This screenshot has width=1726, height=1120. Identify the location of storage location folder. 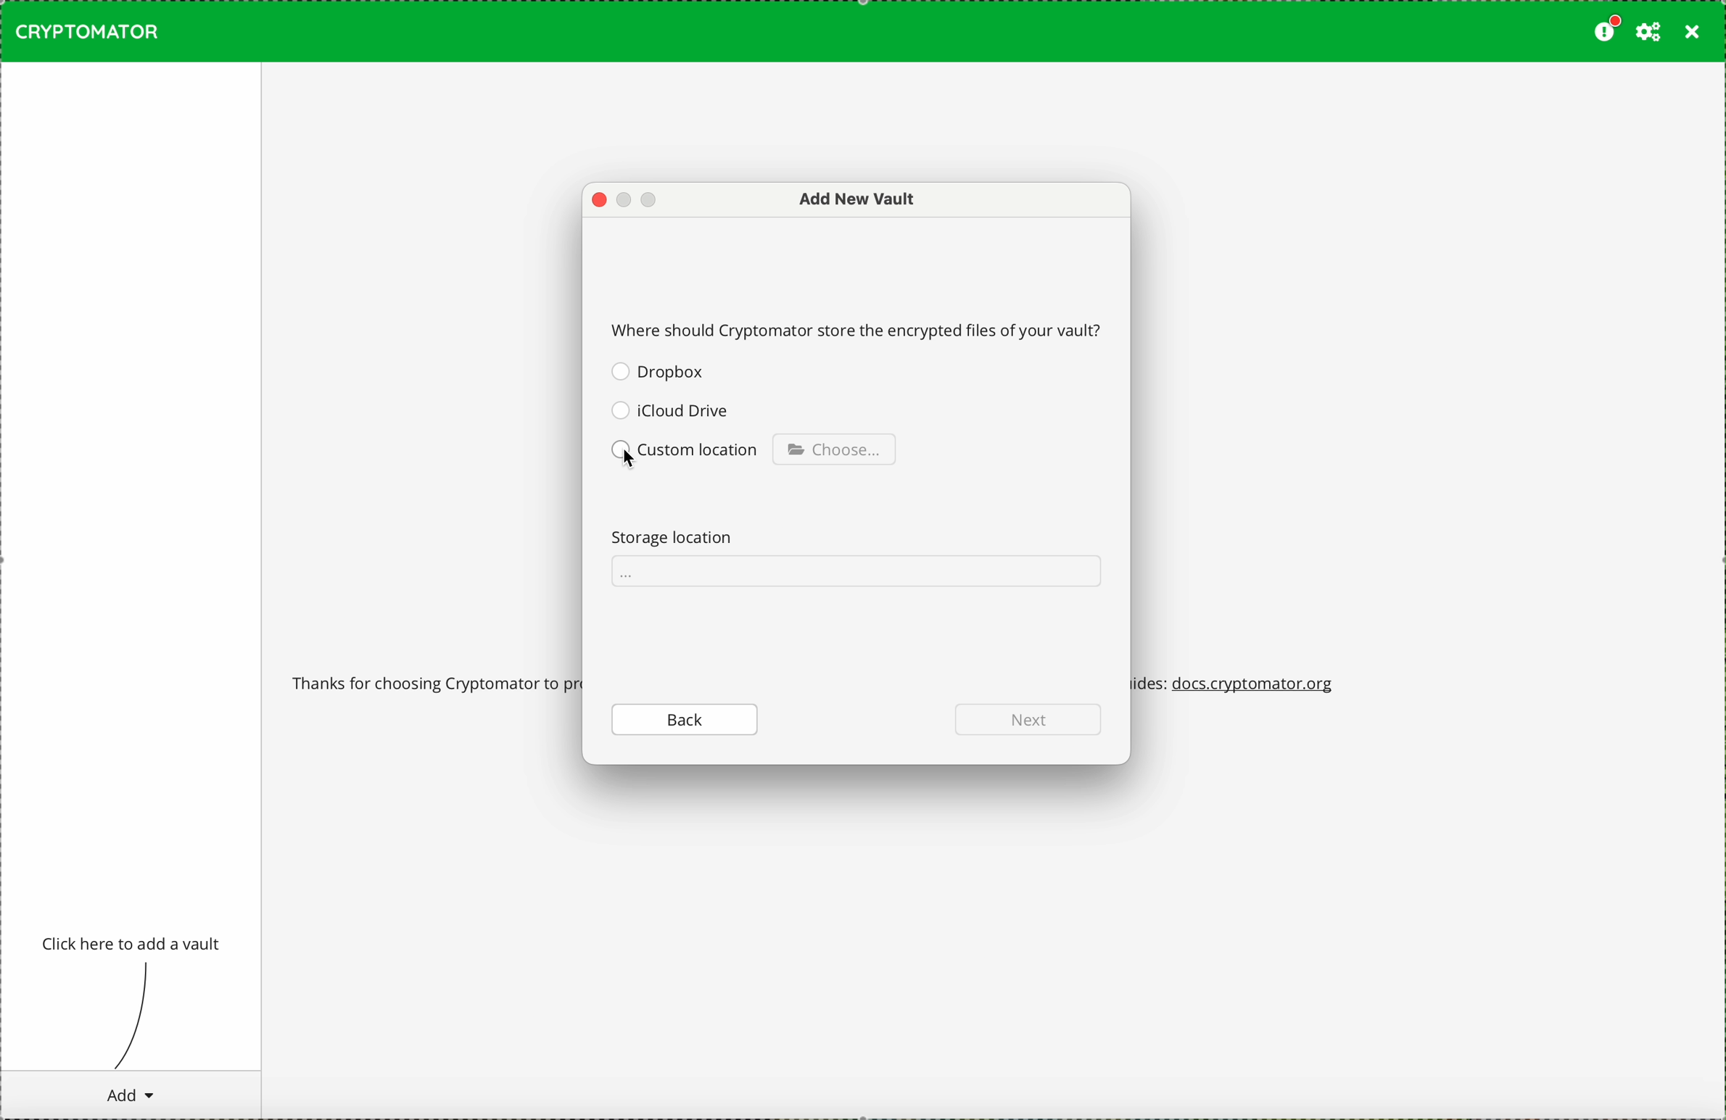
(856, 572).